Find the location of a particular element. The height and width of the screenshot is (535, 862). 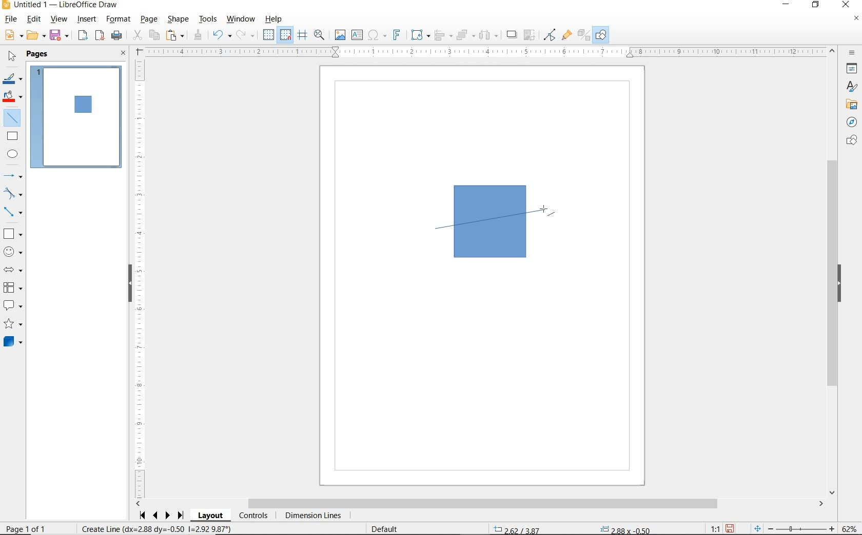

SCALING FACTOR is located at coordinates (711, 526).